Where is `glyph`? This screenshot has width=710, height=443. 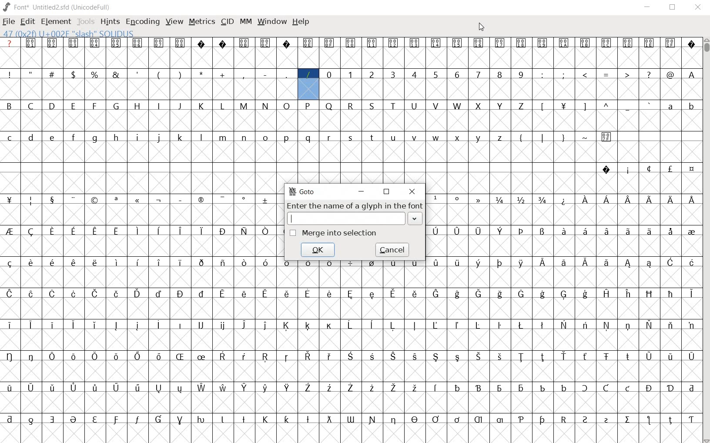 glyph is located at coordinates (522, 231).